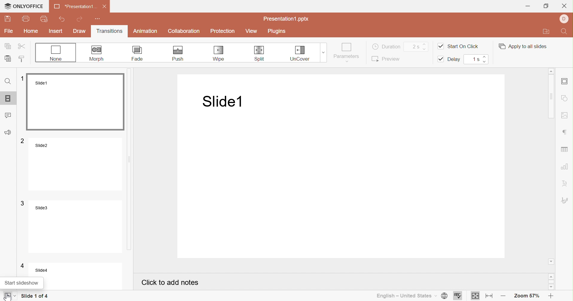  What do you see at coordinates (21, 283) in the screenshot?
I see `Start slideshow` at bounding box center [21, 283].